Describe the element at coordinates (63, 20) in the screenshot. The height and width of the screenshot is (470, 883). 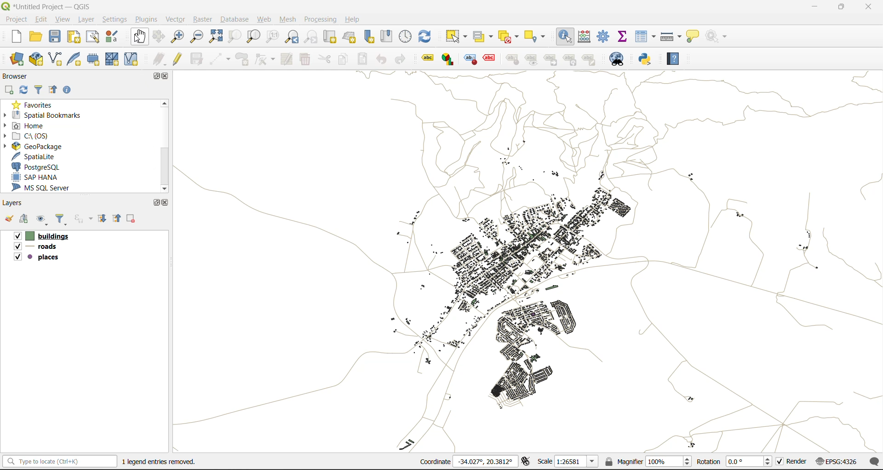
I see `view` at that location.